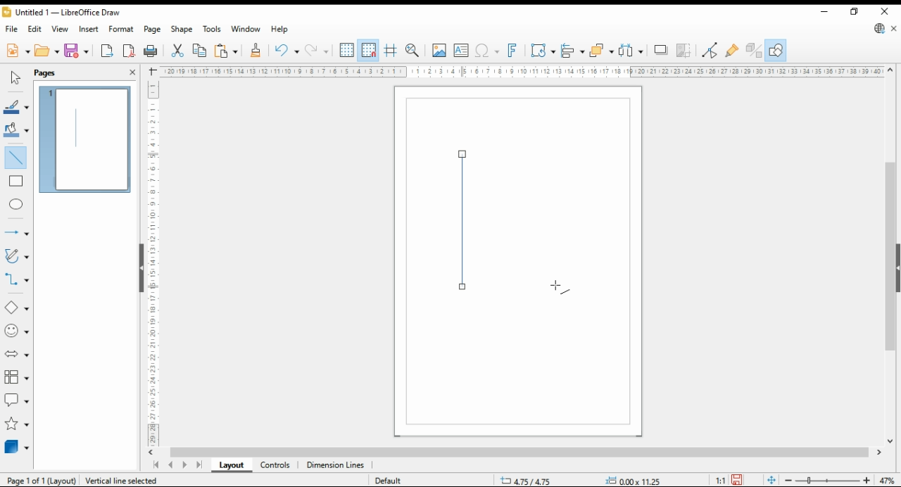 This screenshot has height=487, width=901. I want to click on block arrows, so click(18, 355).